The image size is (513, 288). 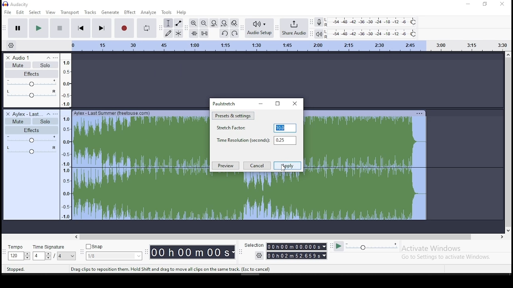 What do you see at coordinates (31, 97) in the screenshot?
I see `audio effect` at bounding box center [31, 97].